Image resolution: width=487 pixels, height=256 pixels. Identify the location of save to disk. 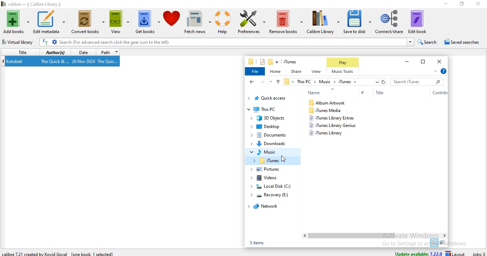
(358, 21).